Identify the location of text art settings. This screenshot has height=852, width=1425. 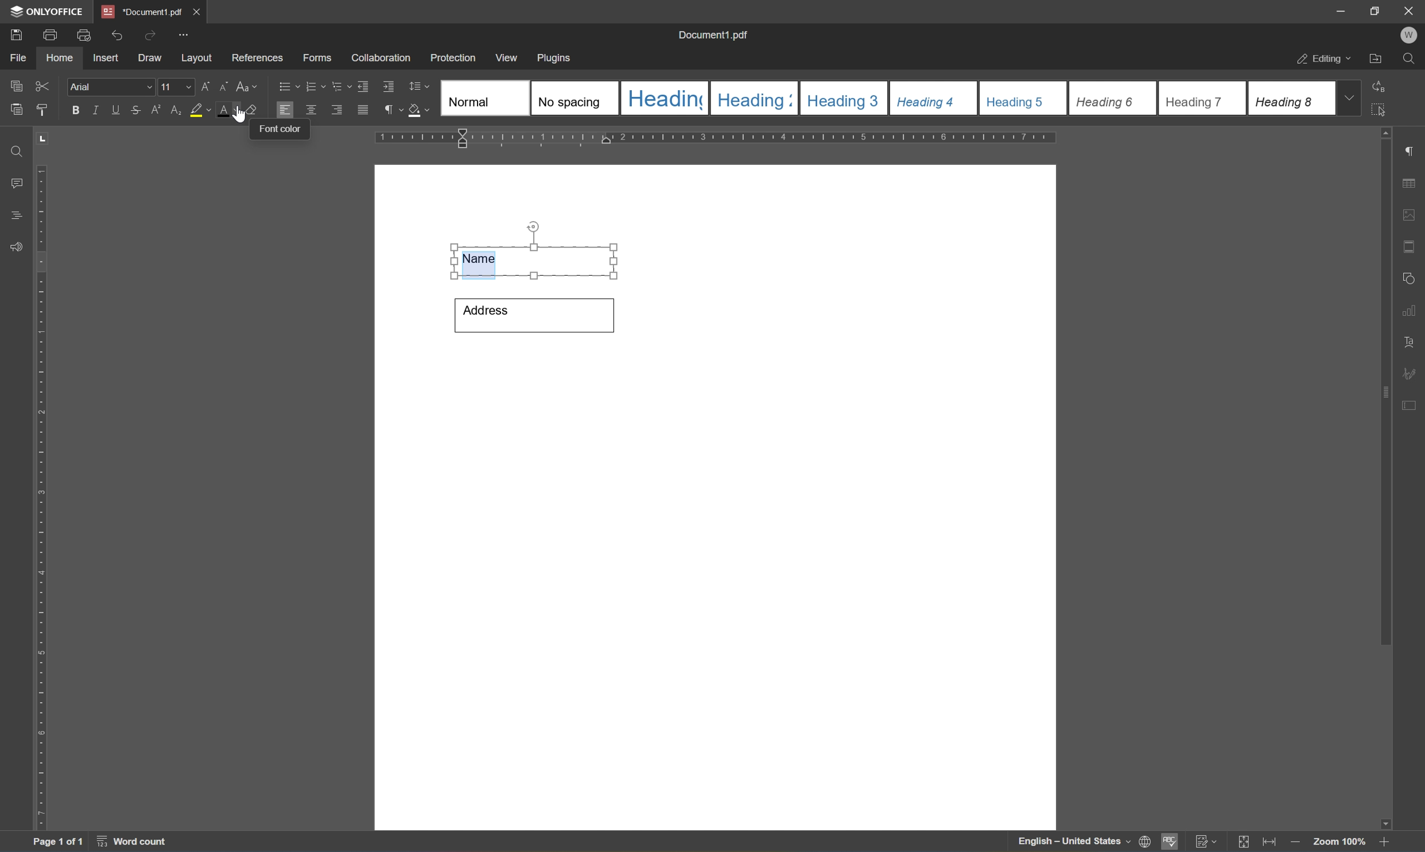
(1411, 340).